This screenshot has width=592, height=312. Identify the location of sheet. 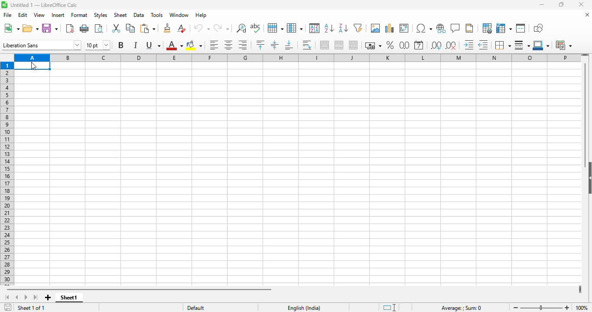
(120, 15).